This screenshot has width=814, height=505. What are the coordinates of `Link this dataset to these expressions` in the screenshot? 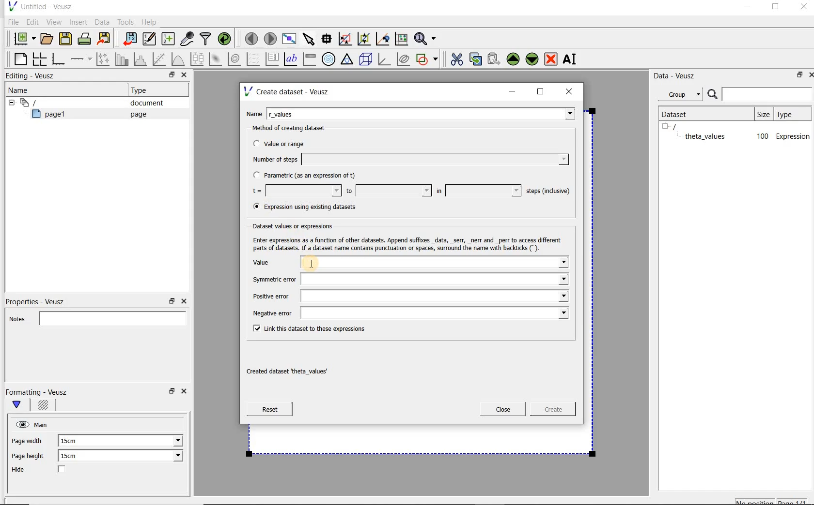 It's located at (307, 328).